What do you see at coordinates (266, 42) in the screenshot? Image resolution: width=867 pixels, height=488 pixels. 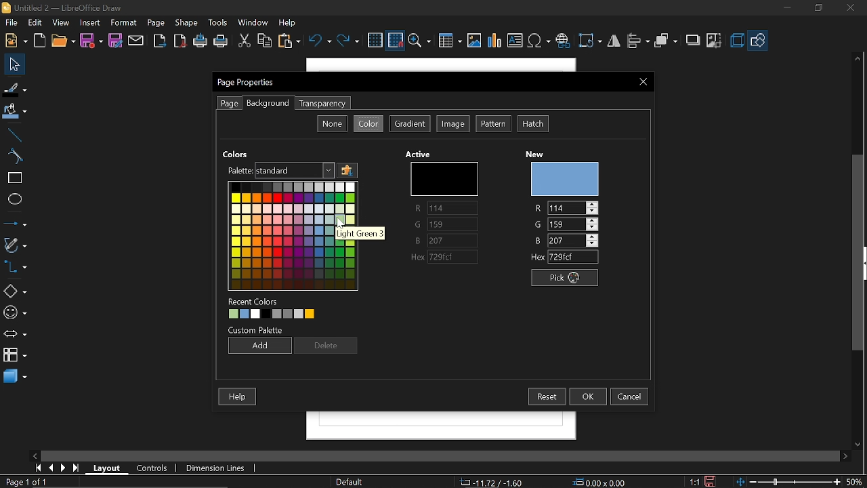 I see `Copy` at bounding box center [266, 42].